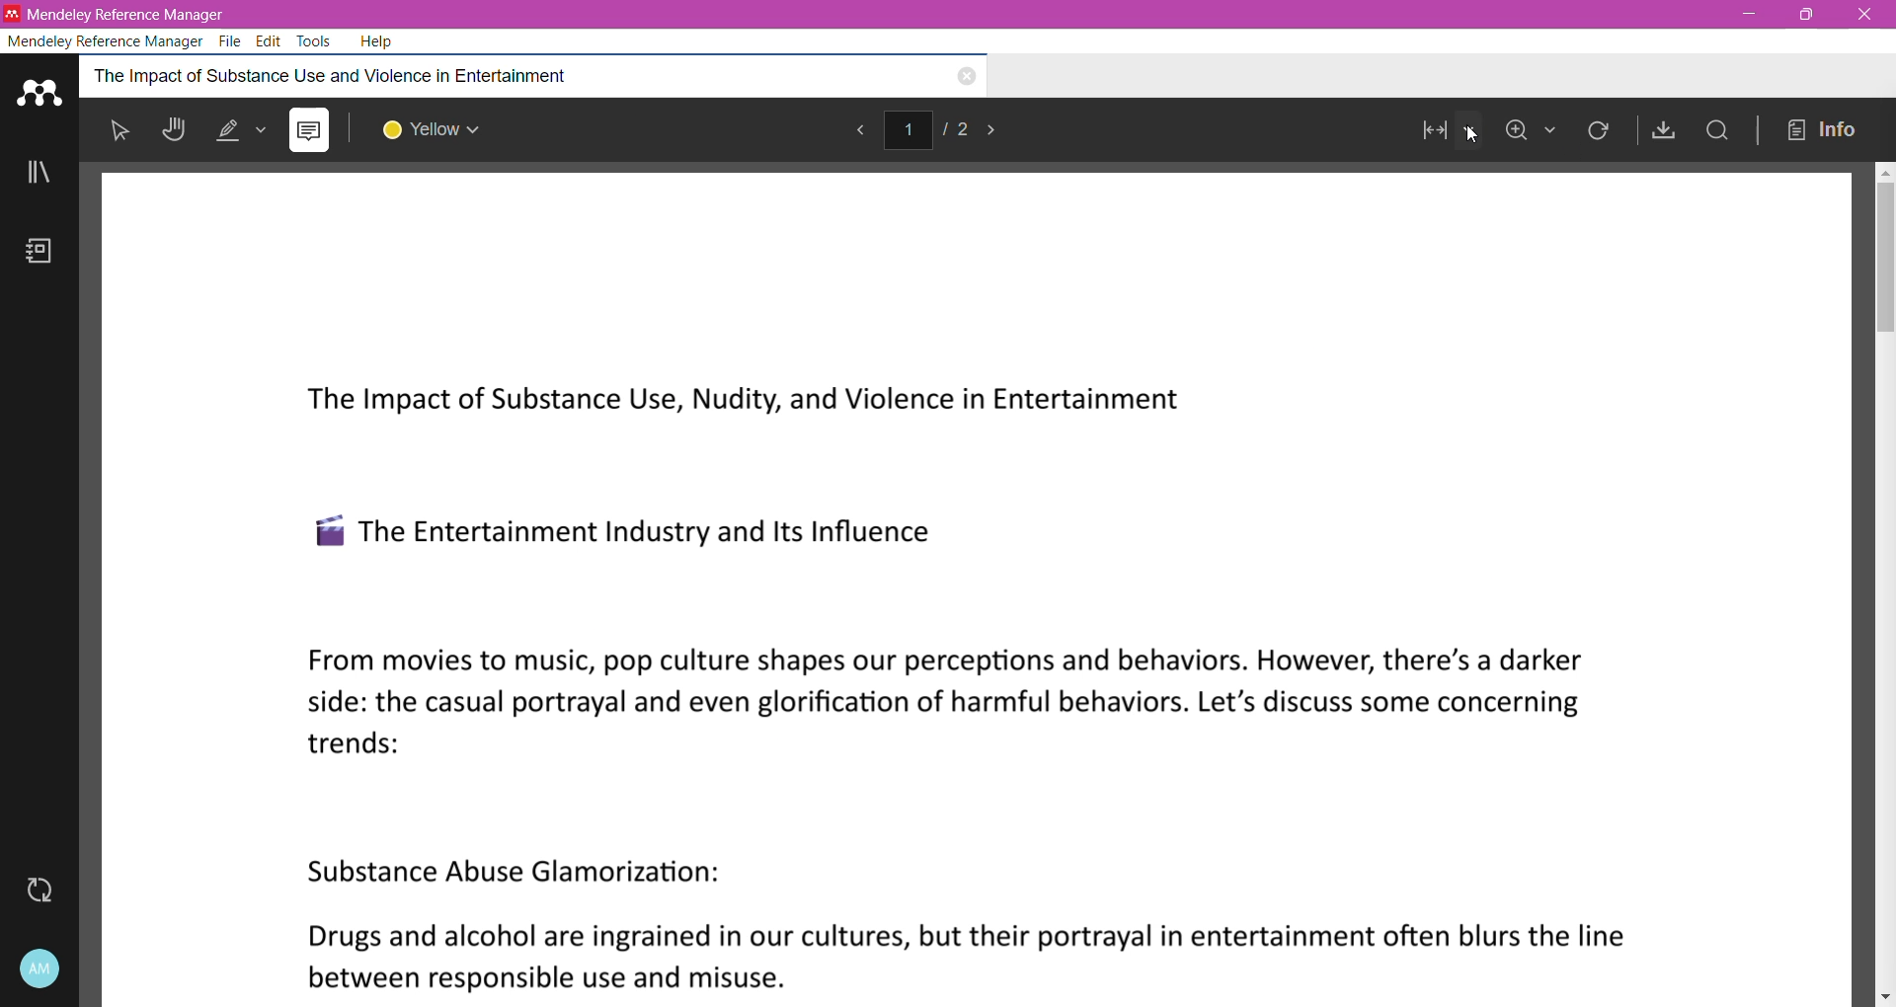 This screenshot has width=1896, height=1007. Describe the element at coordinates (1003, 132) in the screenshot. I see `Go to next page` at that location.